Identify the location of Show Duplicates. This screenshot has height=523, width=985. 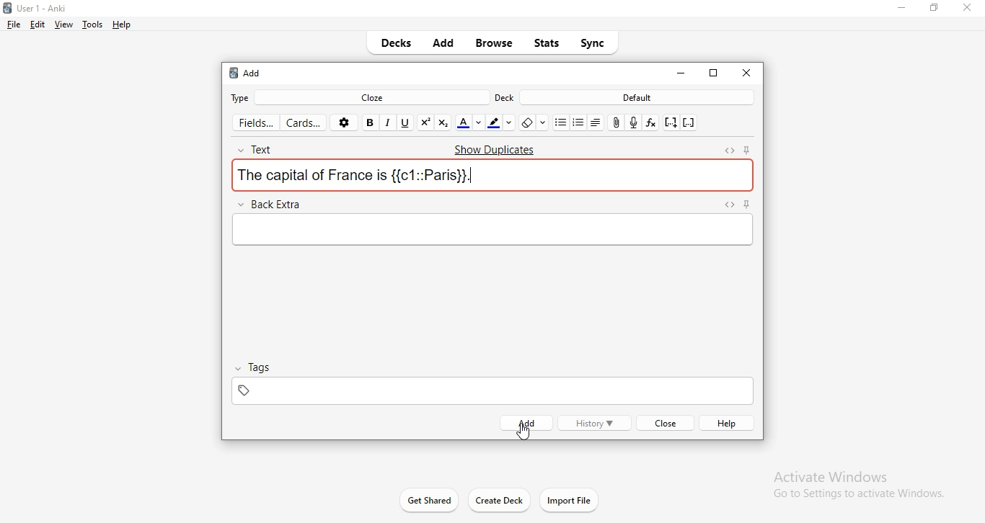
(492, 148).